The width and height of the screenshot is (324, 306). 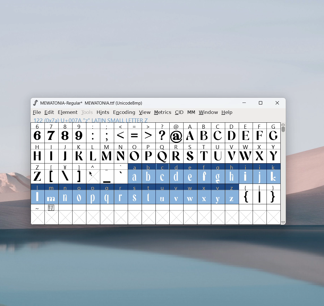 I want to click on J, so click(x=65, y=152).